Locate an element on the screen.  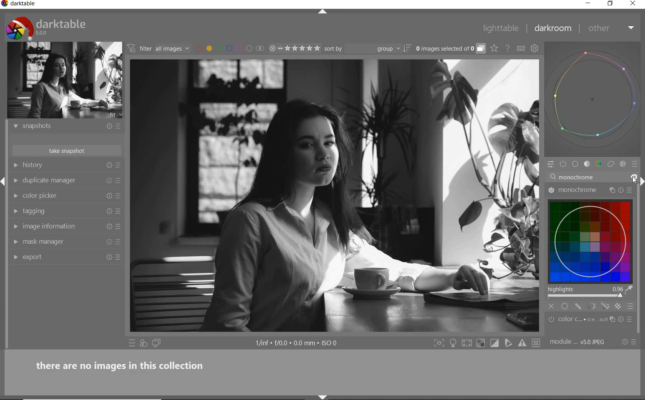
open online help is located at coordinates (508, 48).